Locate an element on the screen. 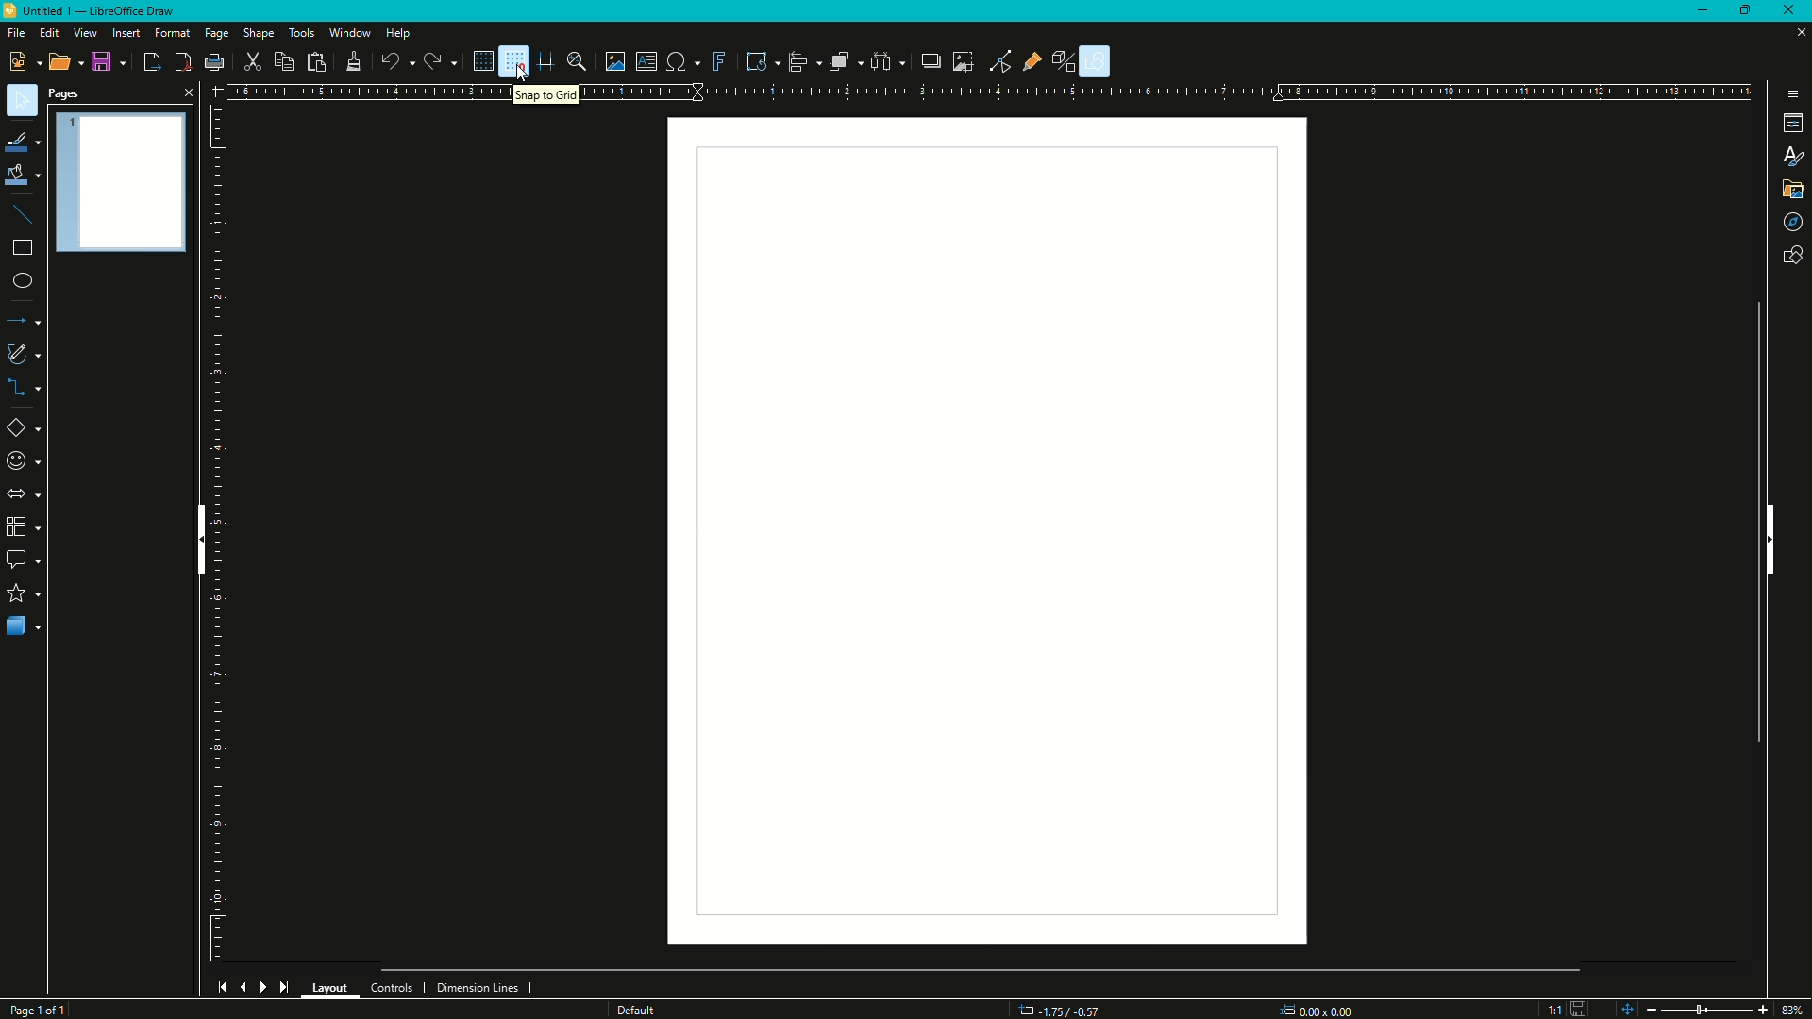 The image size is (1812, 1019). Font is located at coordinates (1790, 156).